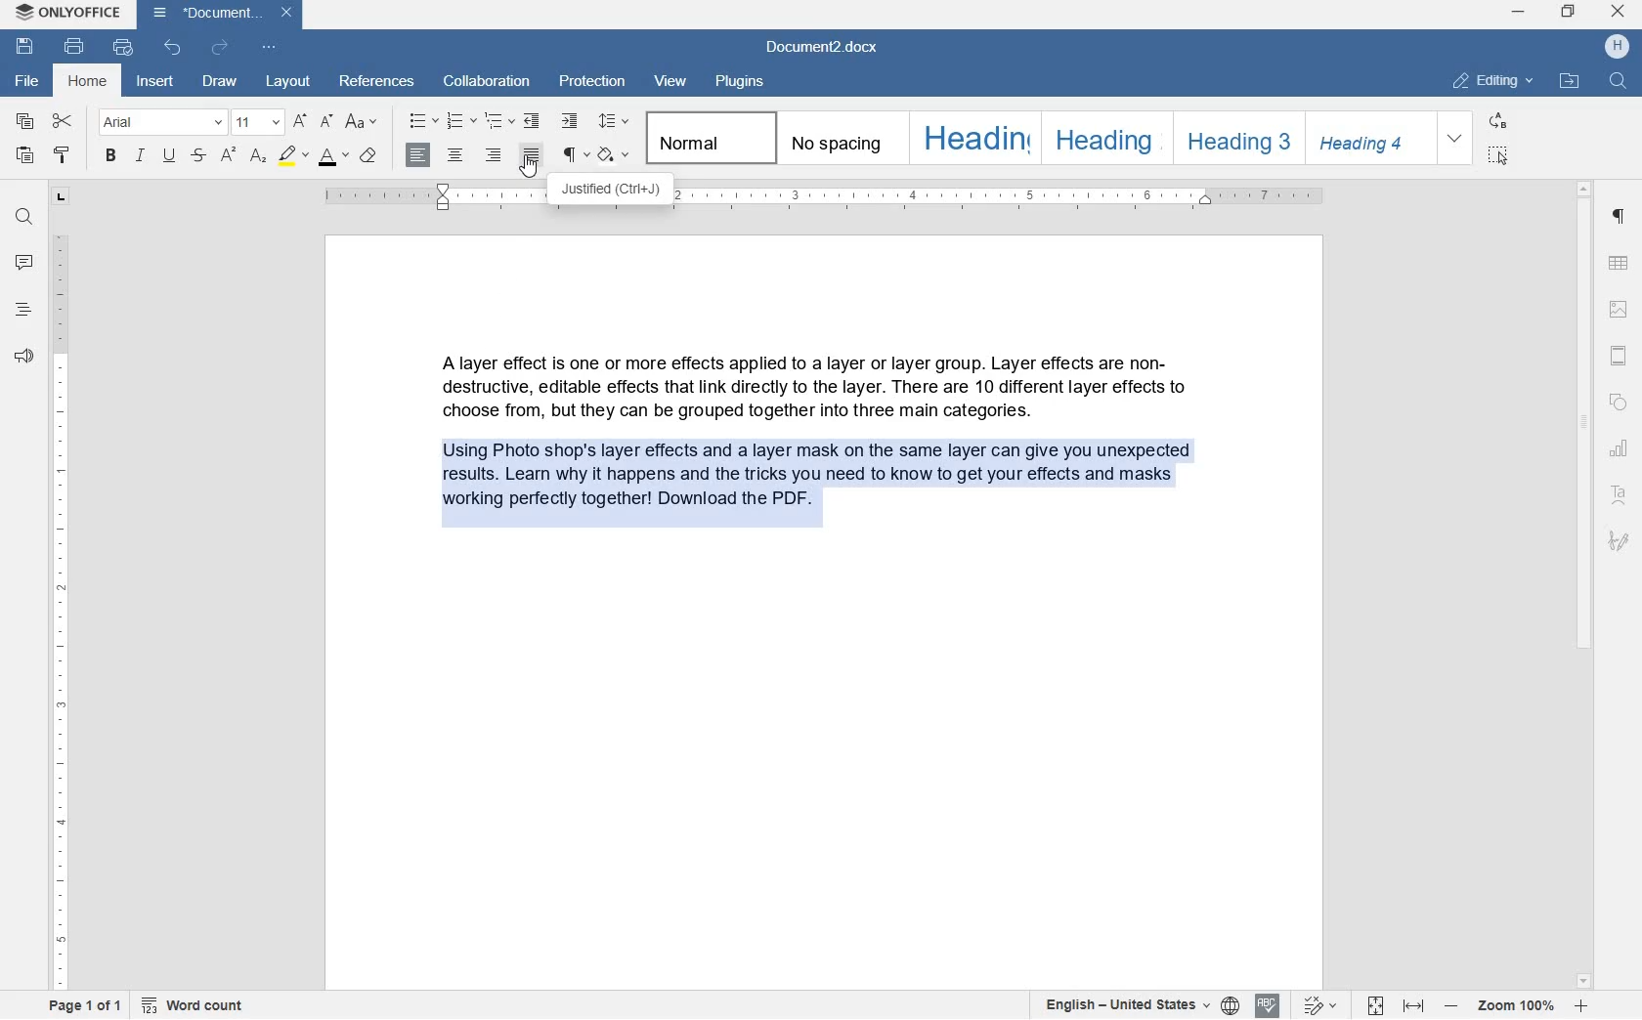 This screenshot has width=1642, height=1020. Describe the element at coordinates (85, 1005) in the screenshot. I see `PAGE 1 OF 1` at that location.